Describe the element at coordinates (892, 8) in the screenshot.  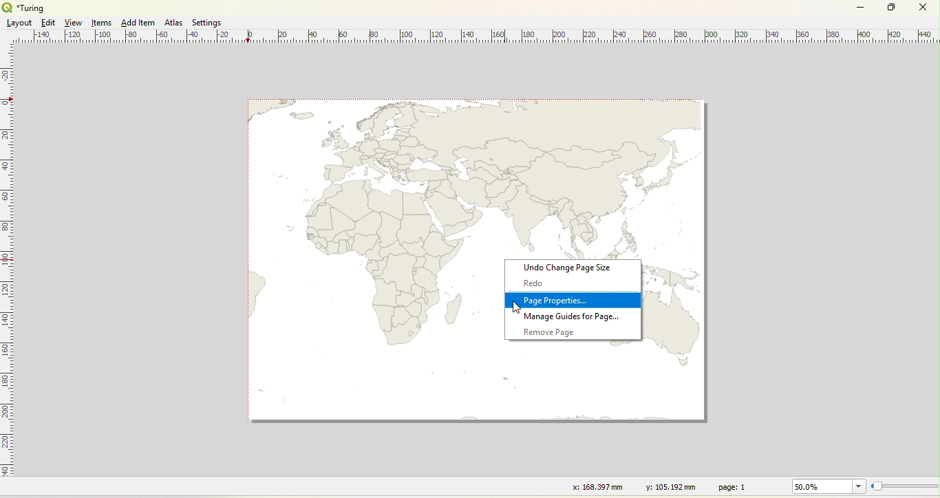
I see `Maximize` at that location.